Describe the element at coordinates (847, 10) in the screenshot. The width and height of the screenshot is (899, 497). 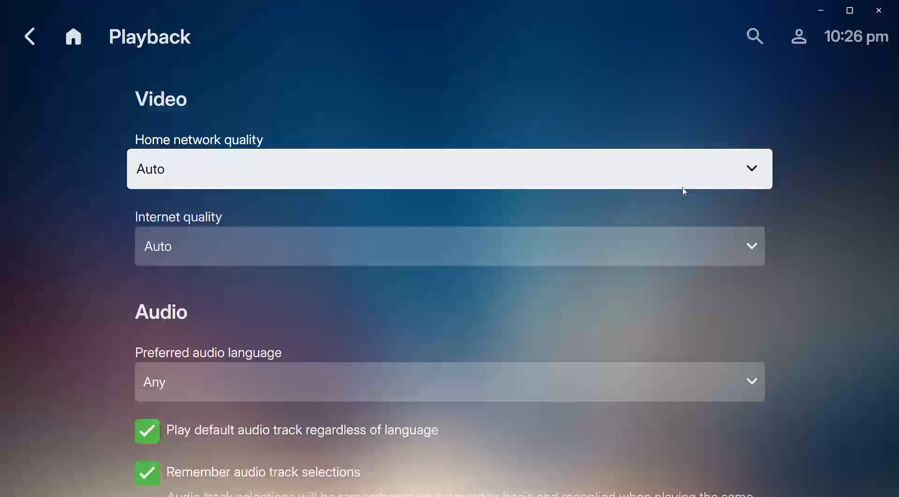
I see `Restore` at that location.